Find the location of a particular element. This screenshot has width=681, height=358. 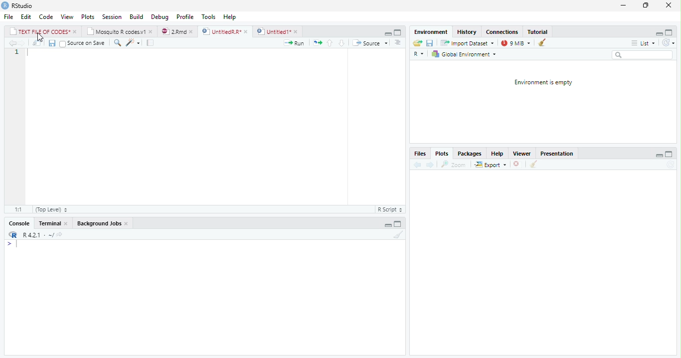

1:1 is located at coordinates (17, 210).